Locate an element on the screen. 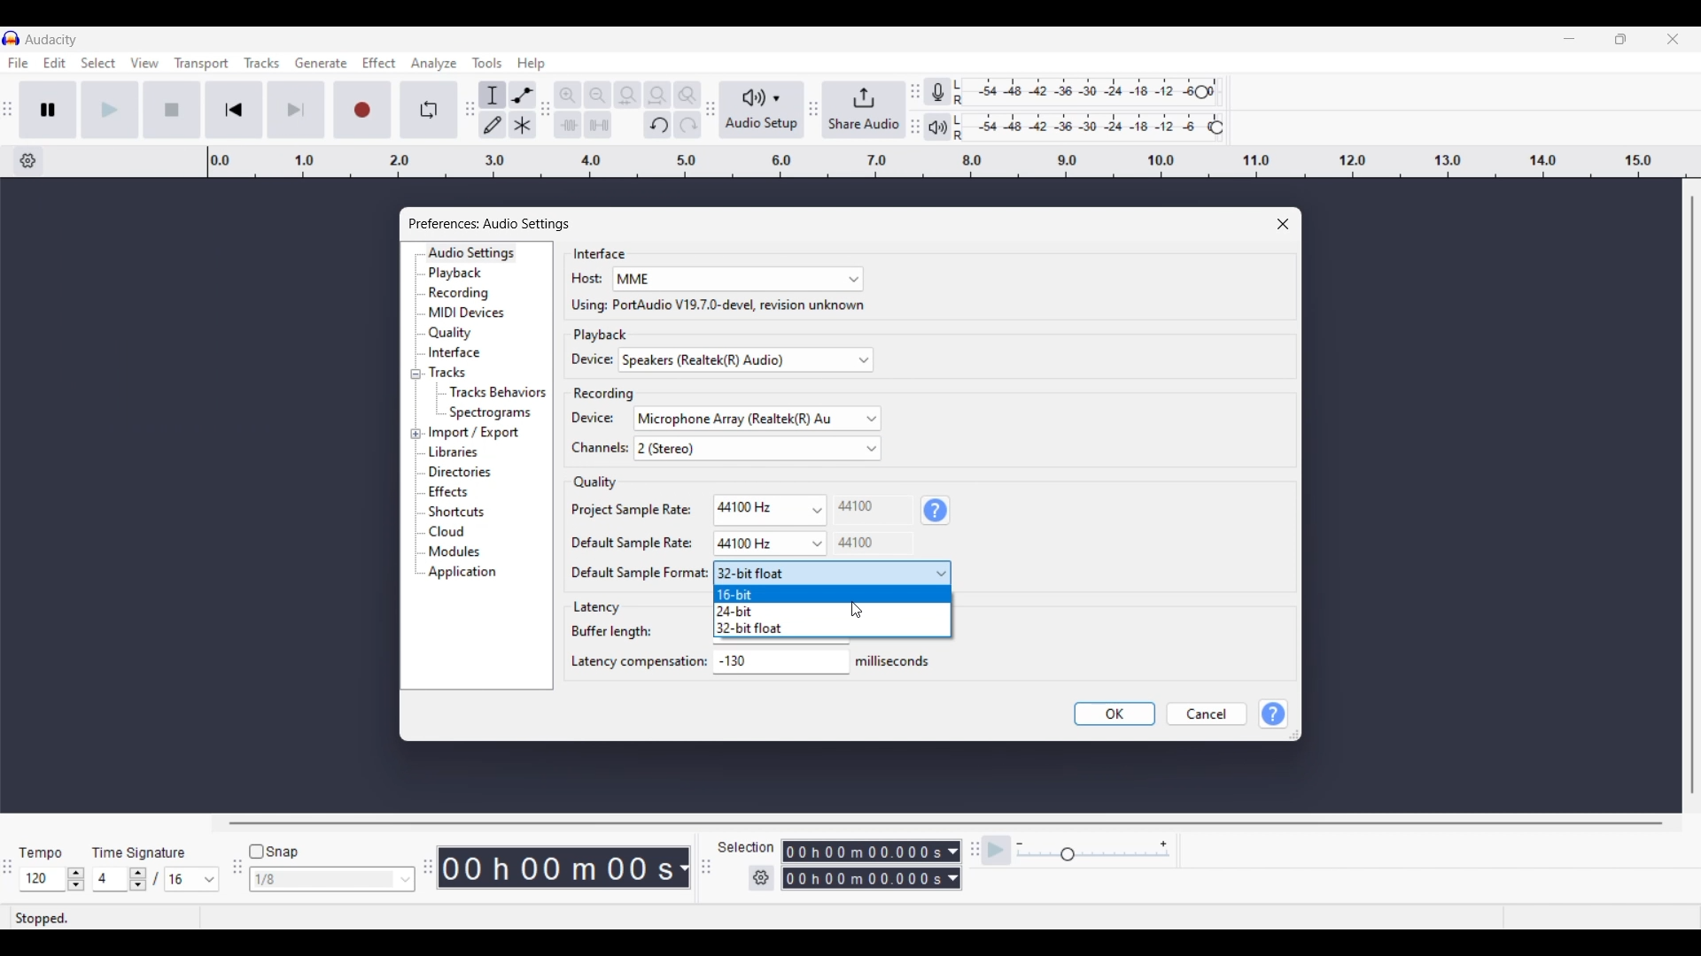  Close window is located at coordinates (1283, 224).